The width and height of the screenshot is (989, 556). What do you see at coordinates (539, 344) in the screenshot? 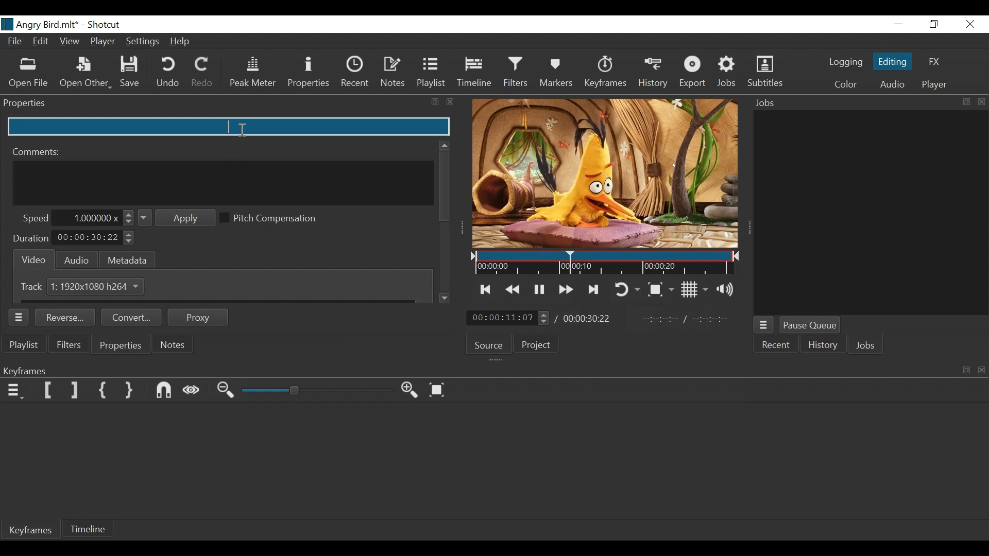
I see `Project` at bounding box center [539, 344].